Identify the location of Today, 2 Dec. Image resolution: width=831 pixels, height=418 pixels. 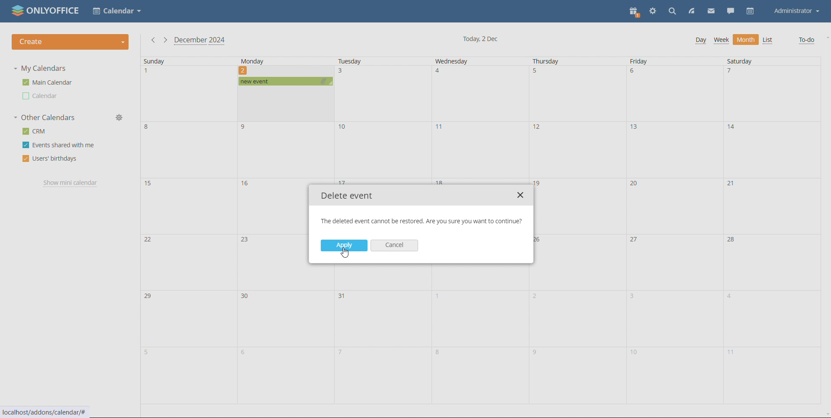
(483, 38).